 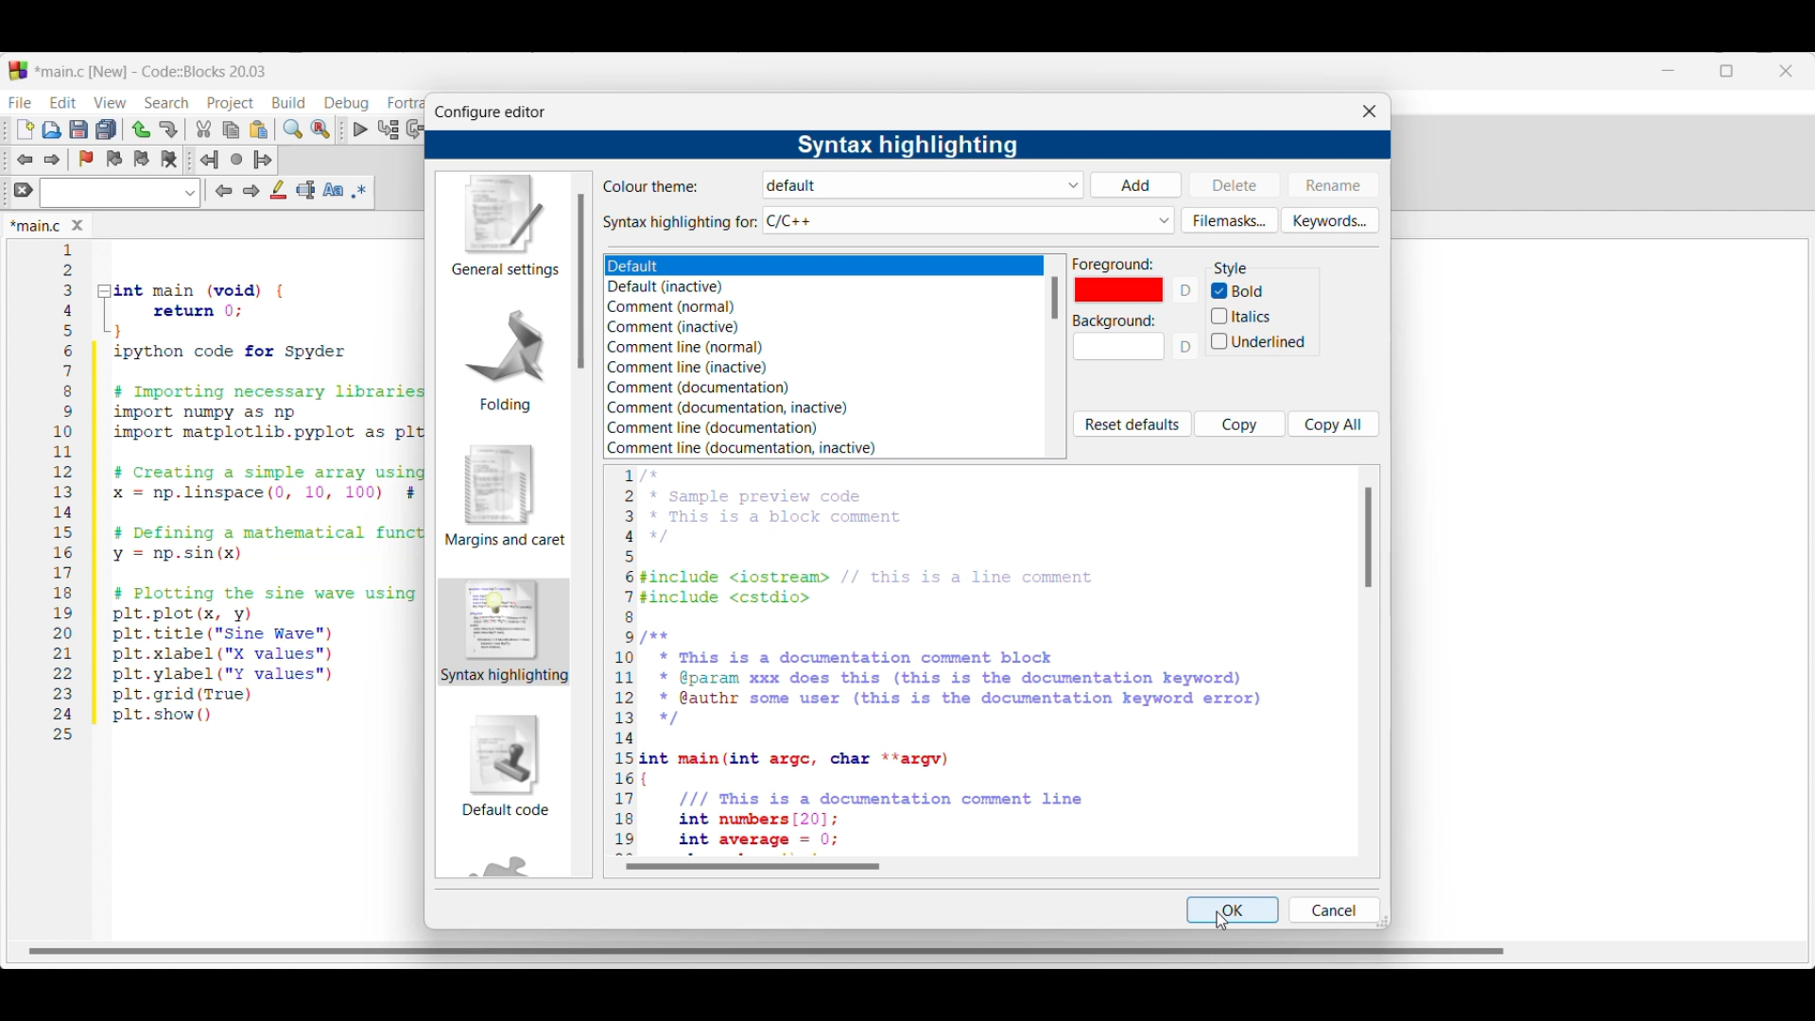 What do you see at coordinates (106, 129) in the screenshot?
I see `Save everything` at bounding box center [106, 129].